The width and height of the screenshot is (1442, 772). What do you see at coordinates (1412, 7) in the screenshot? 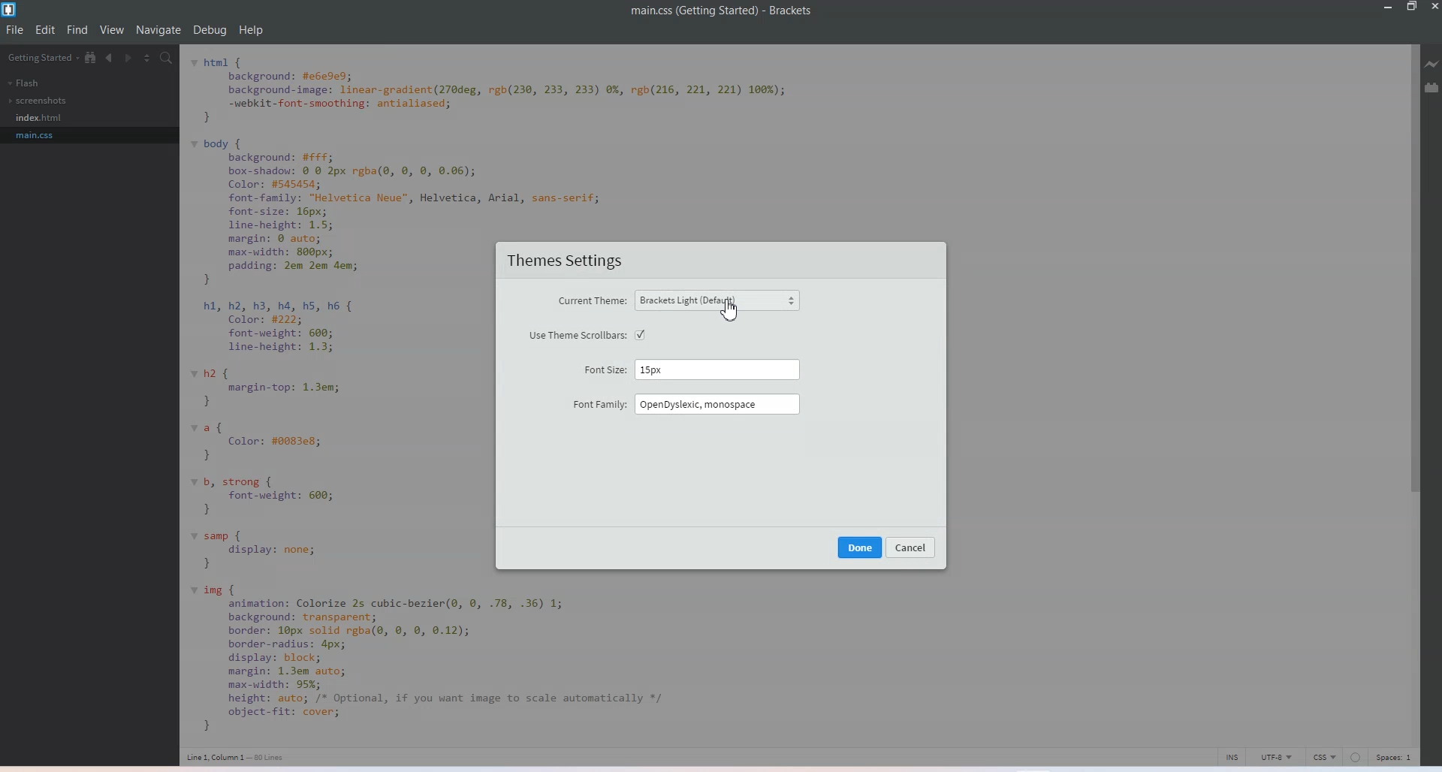
I see `Maximize` at bounding box center [1412, 7].